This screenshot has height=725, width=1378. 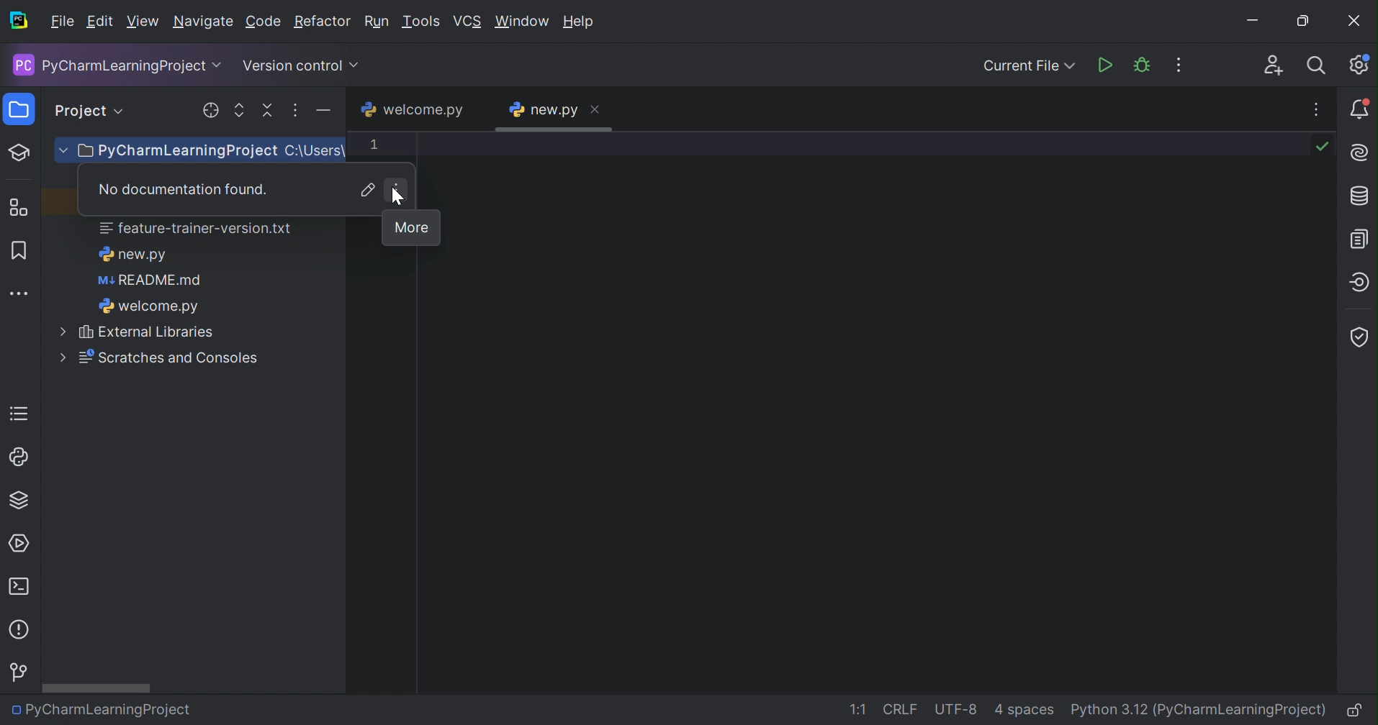 I want to click on Recent Files, Tab Actions, and More, so click(x=1317, y=106).